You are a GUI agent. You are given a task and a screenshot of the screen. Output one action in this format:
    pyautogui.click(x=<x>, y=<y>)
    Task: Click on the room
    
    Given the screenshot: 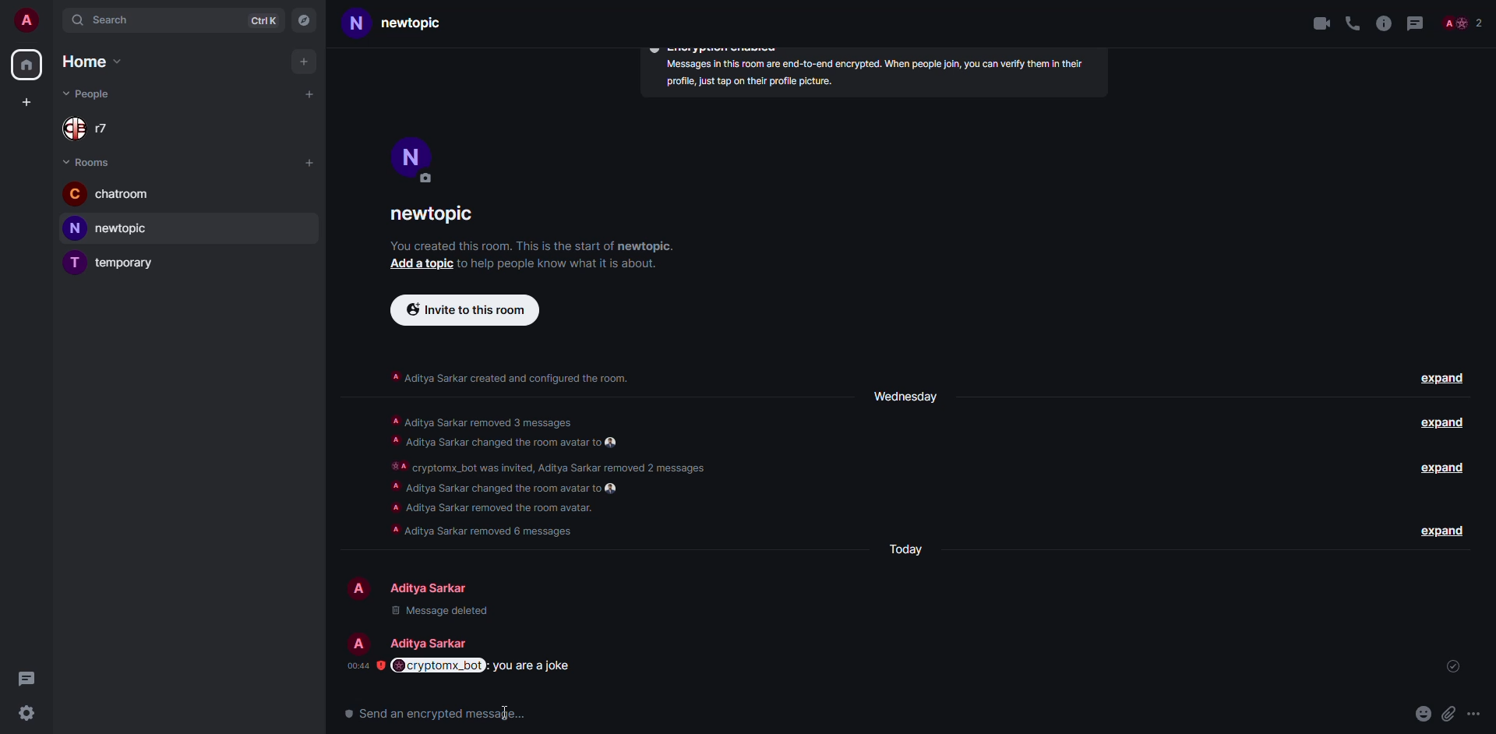 What is the action you would take?
    pyautogui.click(x=439, y=214)
    